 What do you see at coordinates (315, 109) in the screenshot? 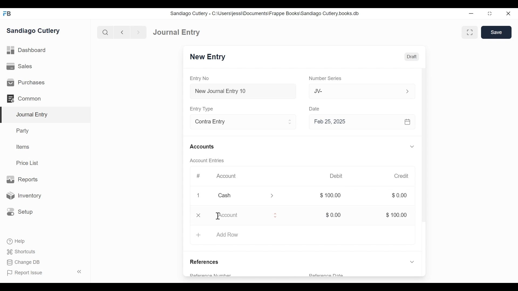
I see `Date` at bounding box center [315, 109].